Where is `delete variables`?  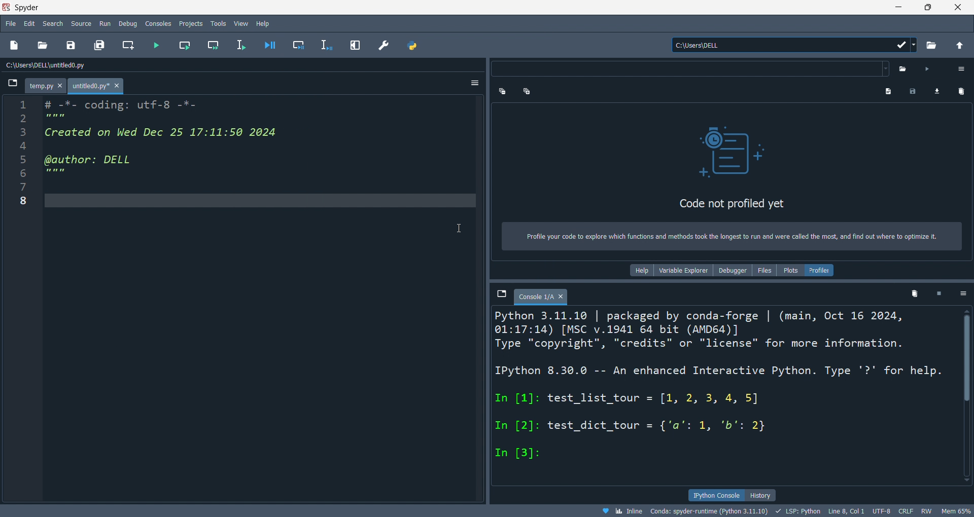 delete variables is located at coordinates (913, 296).